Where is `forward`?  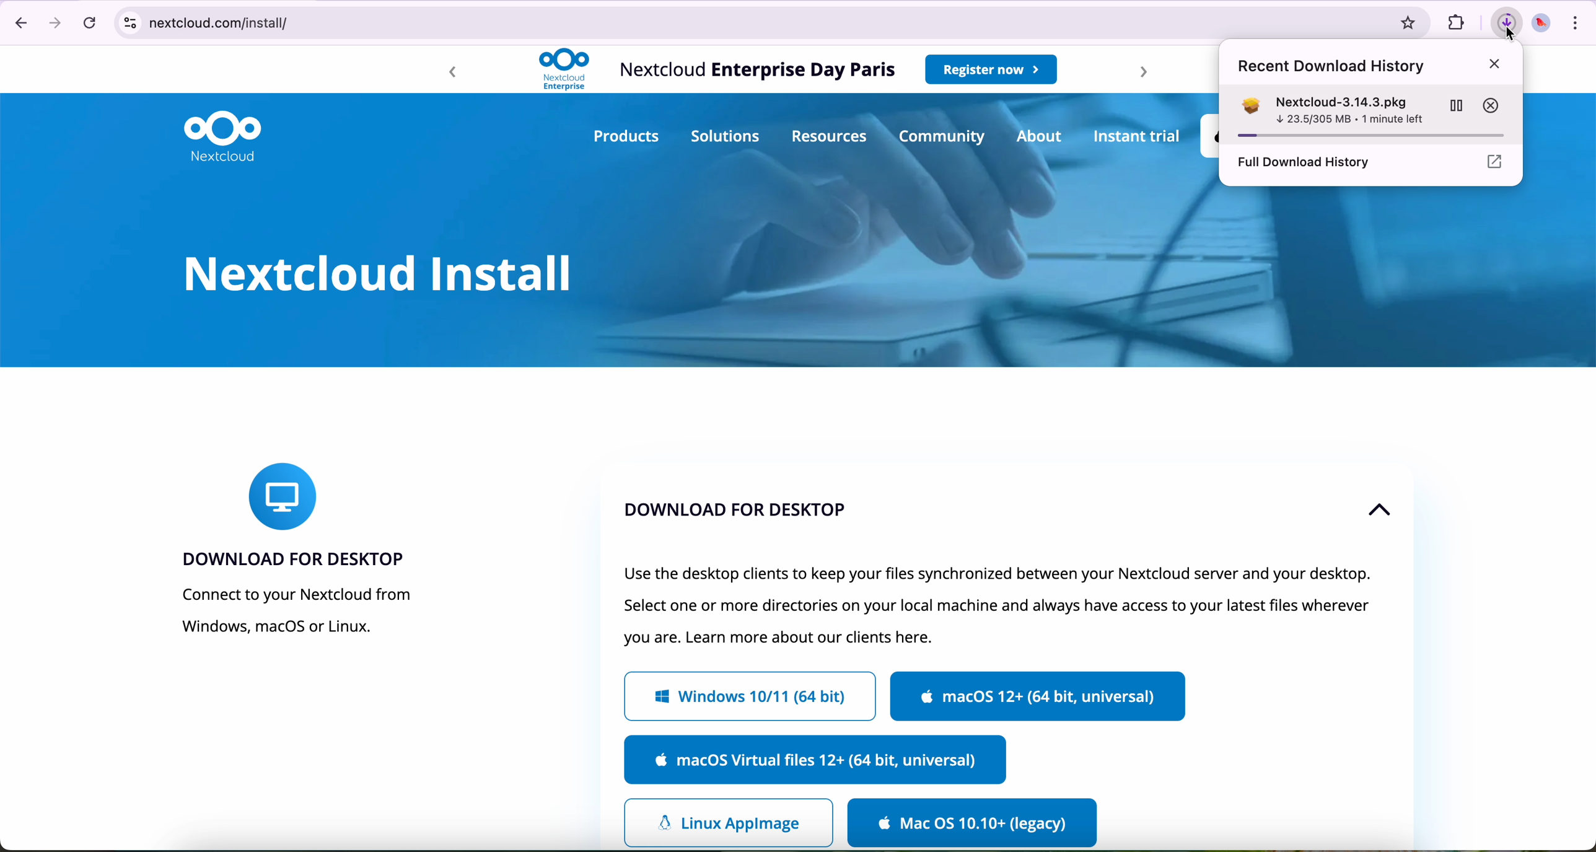
forward is located at coordinates (1136, 72).